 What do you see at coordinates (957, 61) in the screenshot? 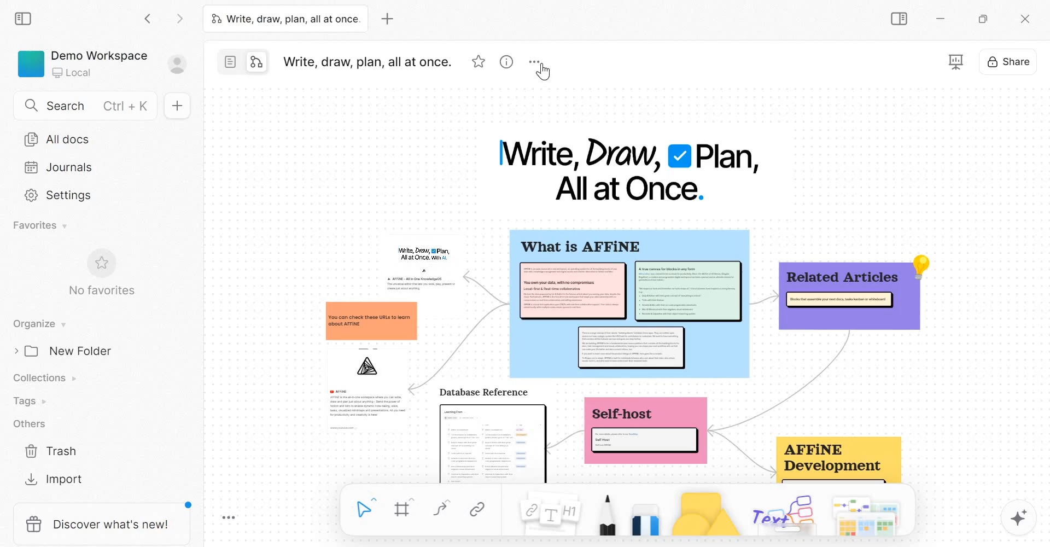
I see `presentation mode` at bounding box center [957, 61].